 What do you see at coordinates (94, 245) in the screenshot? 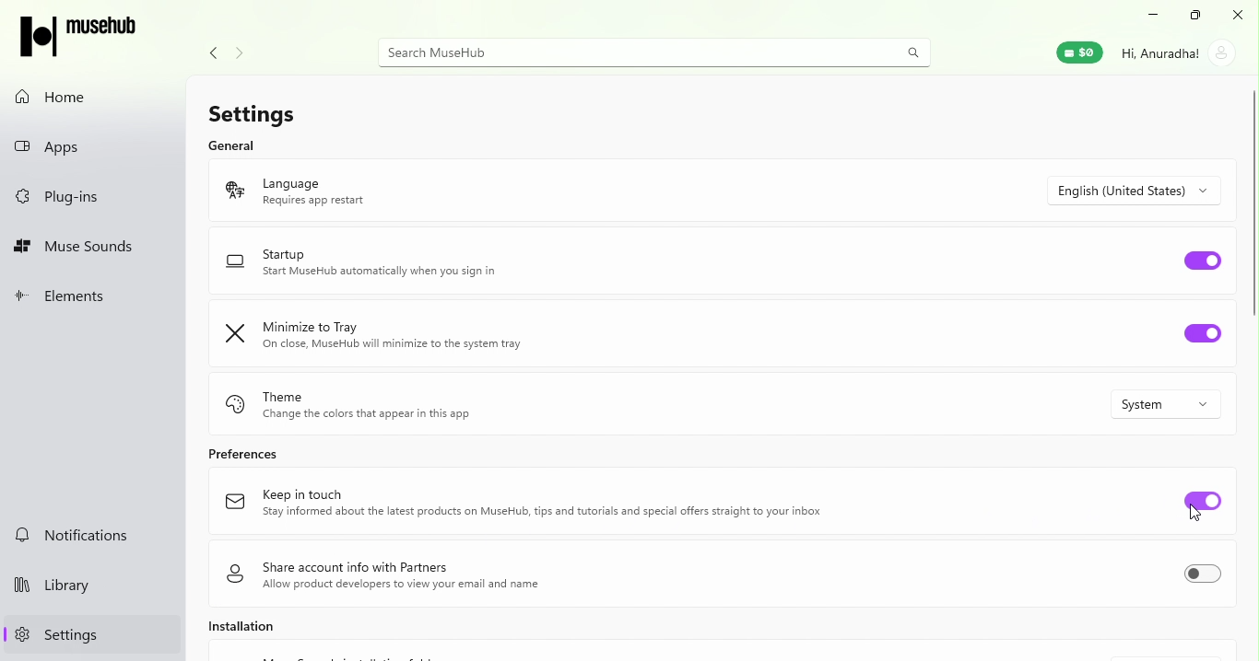
I see `Muse sounds` at bounding box center [94, 245].